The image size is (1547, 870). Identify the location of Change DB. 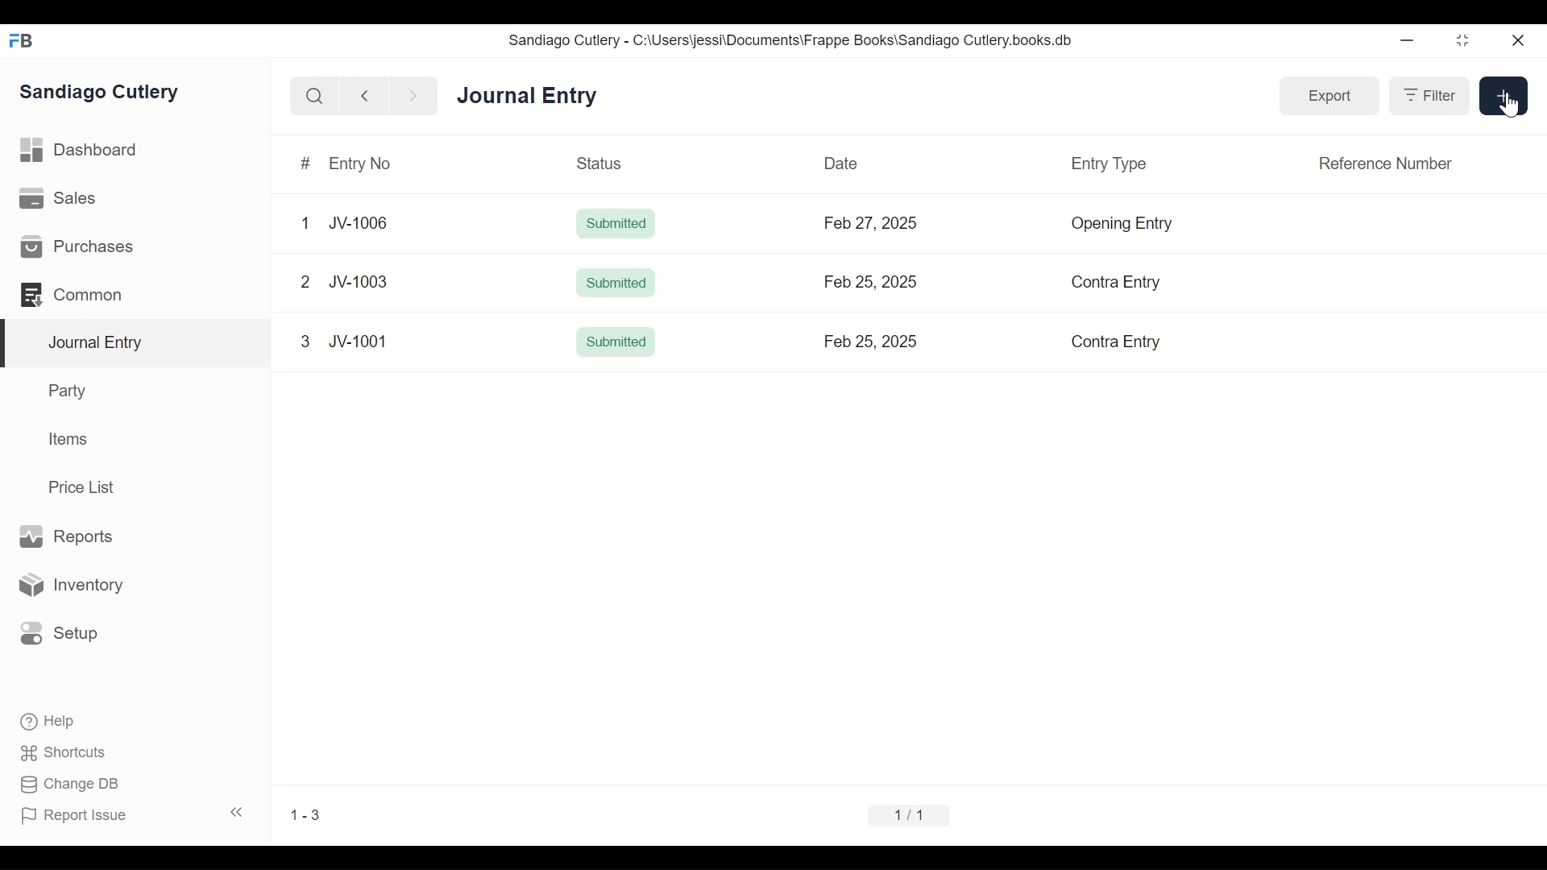
(63, 785).